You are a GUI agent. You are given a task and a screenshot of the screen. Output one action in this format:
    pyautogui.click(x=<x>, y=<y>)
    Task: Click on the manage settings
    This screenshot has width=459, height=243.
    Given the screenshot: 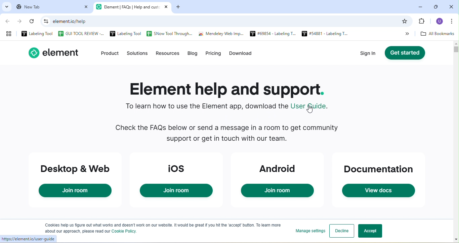 What is the action you would take?
    pyautogui.click(x=308, y=231)
    